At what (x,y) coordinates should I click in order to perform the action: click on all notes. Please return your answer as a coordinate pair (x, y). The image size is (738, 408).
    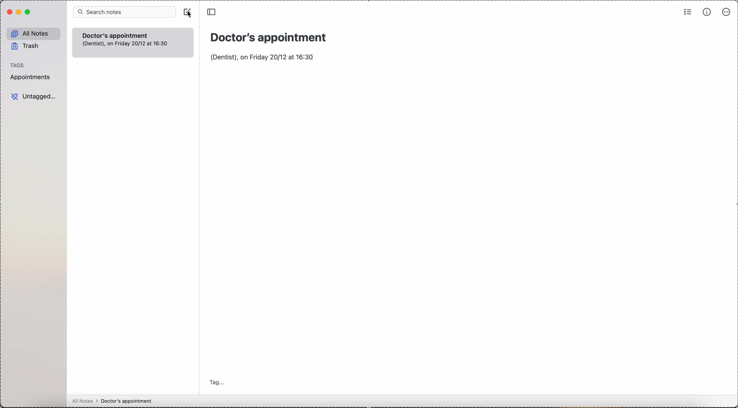
    Looking at the image, I should click on (34, 33).